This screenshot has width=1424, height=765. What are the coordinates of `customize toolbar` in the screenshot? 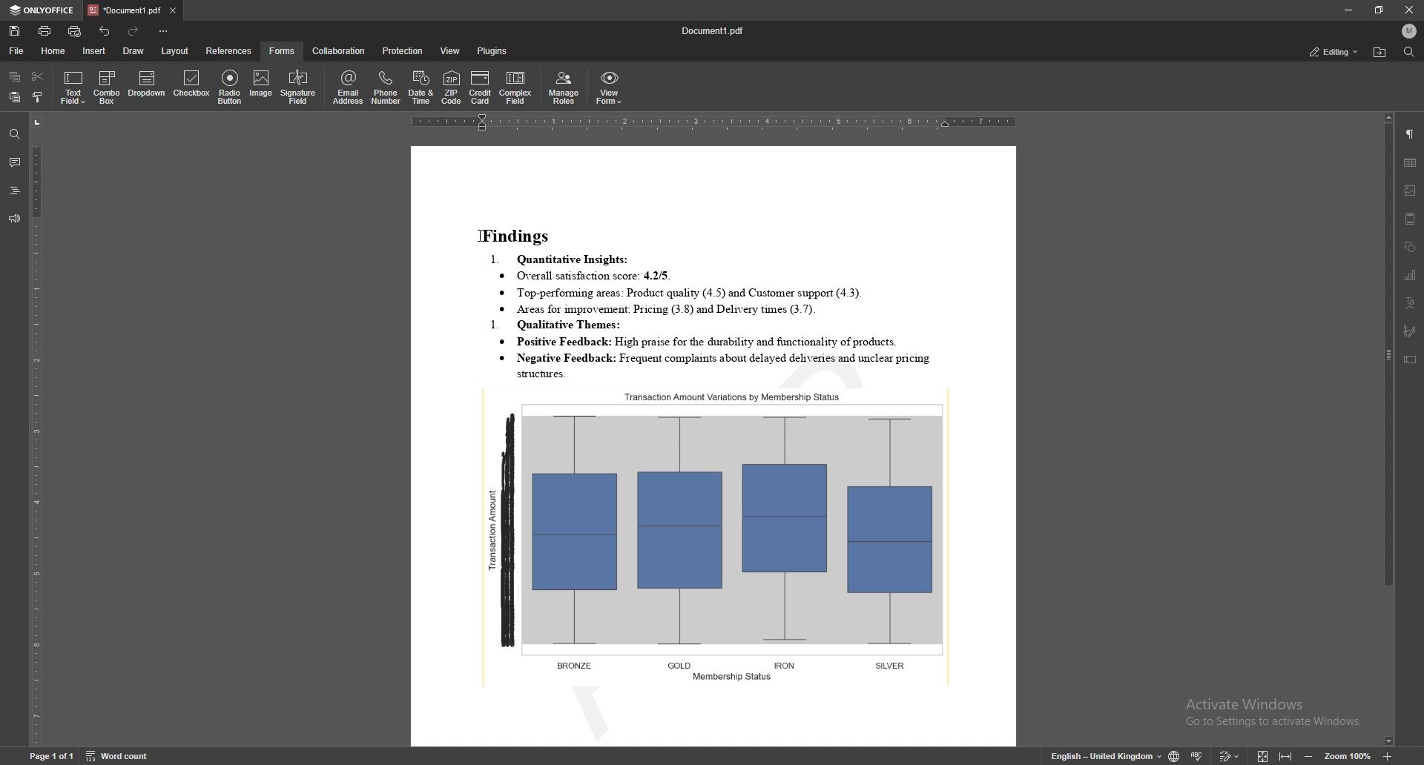 It's located at (165, 32).